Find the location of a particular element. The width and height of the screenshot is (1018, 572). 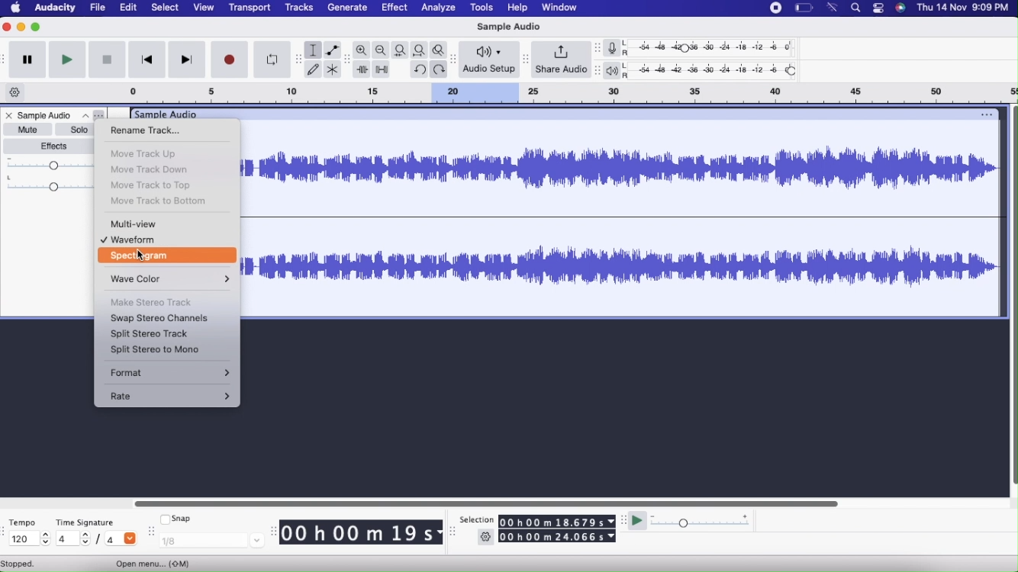

power is located at coordinates (804, 8).